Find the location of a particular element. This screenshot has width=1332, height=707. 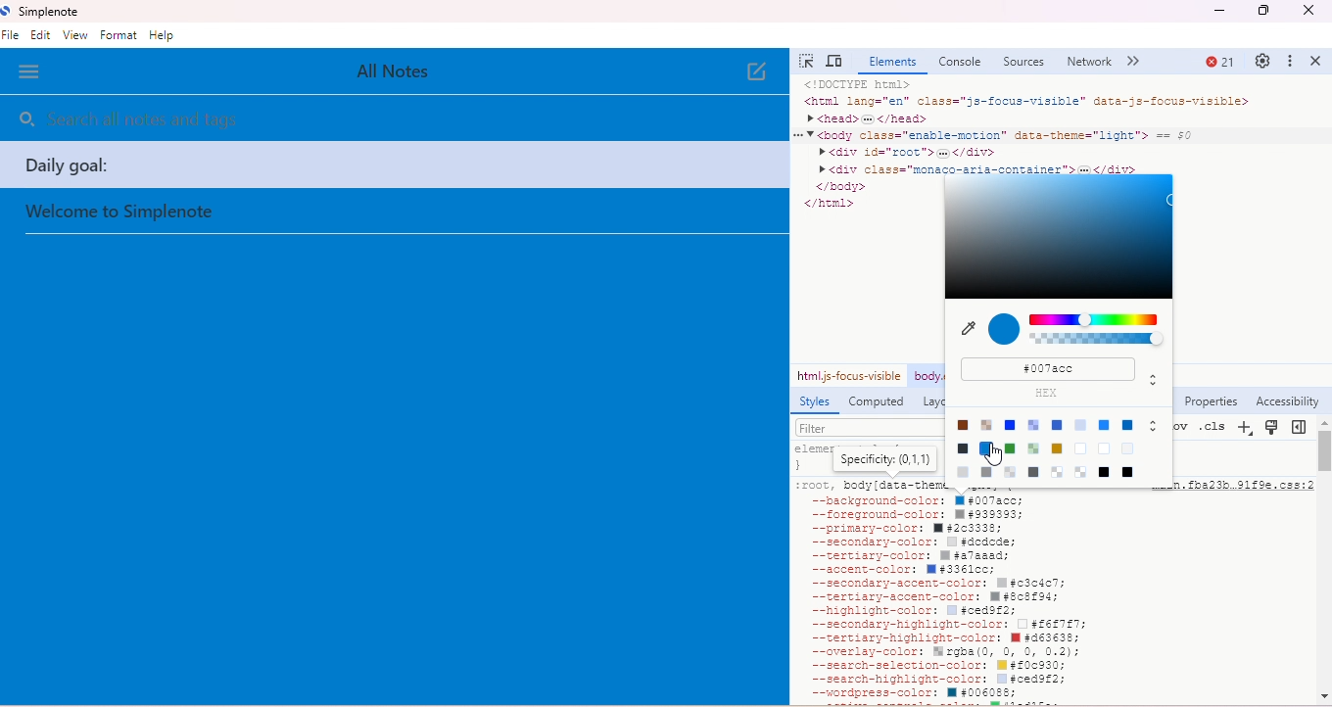

filter is located at coordinates (869, 427).